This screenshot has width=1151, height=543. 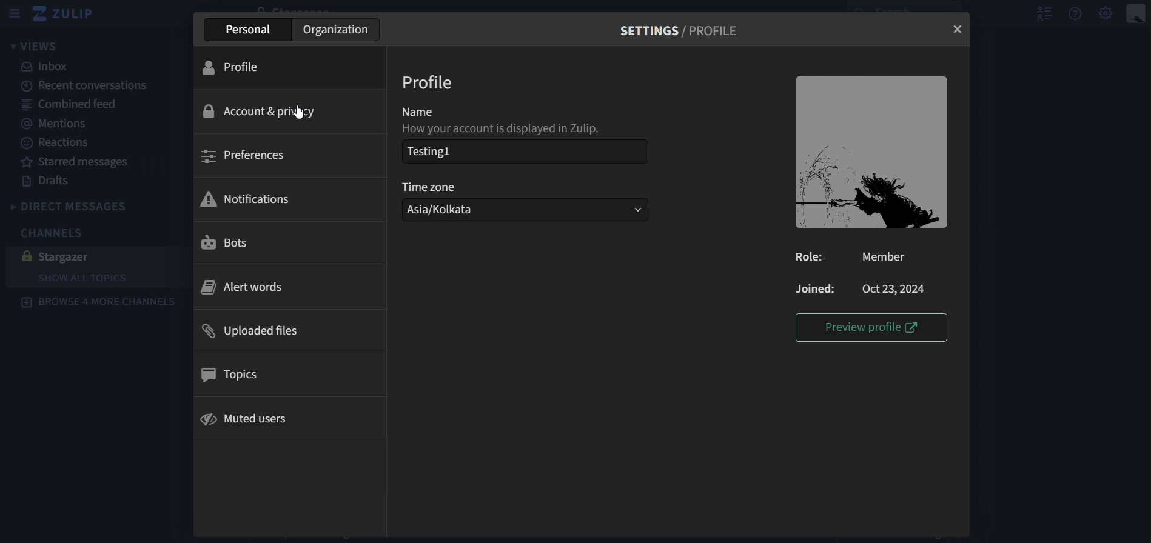 I want to click on views, so click(x=34, y=47).